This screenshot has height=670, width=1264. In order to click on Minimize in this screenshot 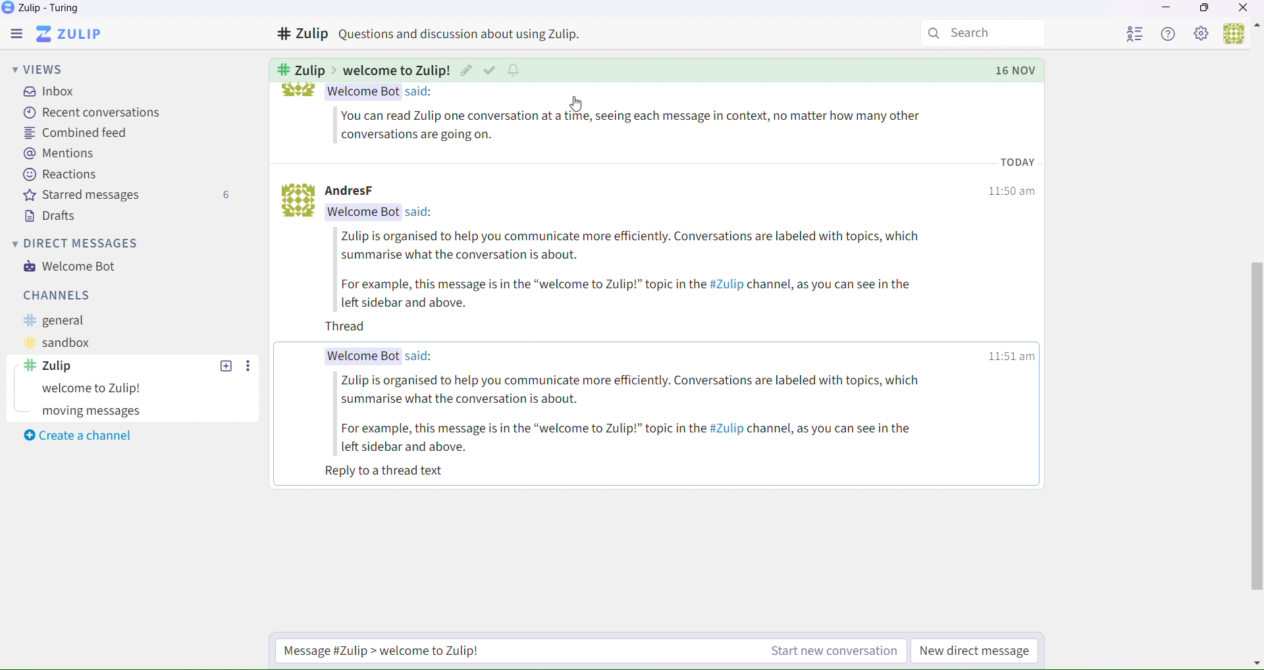, I will do `click(1166, 10)`.